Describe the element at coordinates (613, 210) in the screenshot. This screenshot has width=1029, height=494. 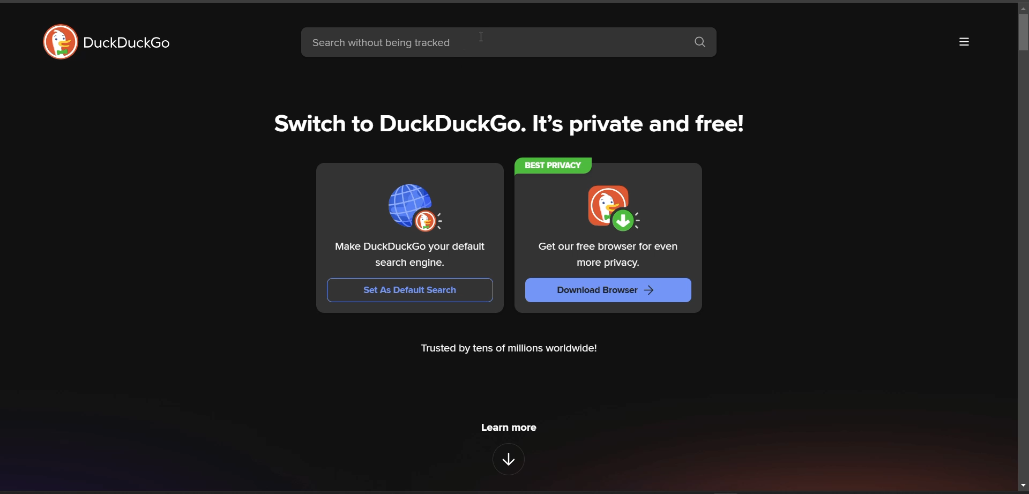
I see `logo` at that location.